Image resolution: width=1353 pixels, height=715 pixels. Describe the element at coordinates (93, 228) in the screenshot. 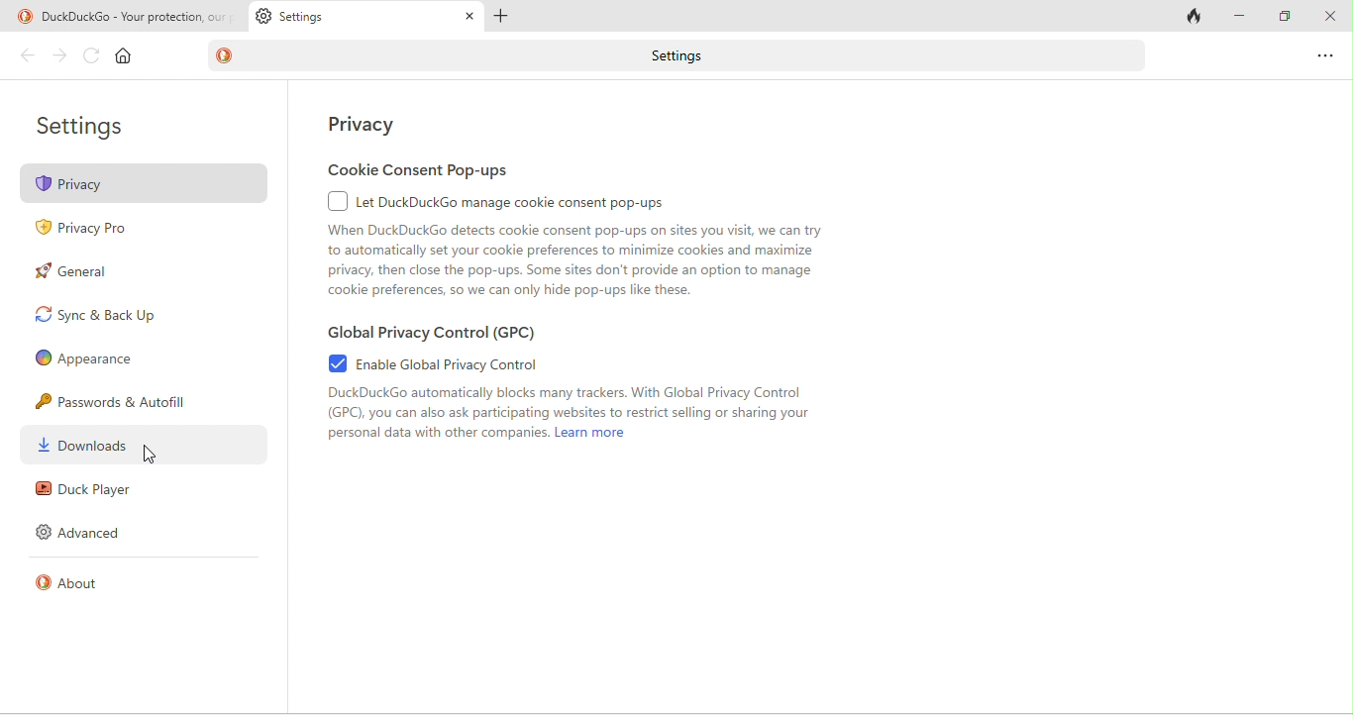

I see `privacy pro` at that location.